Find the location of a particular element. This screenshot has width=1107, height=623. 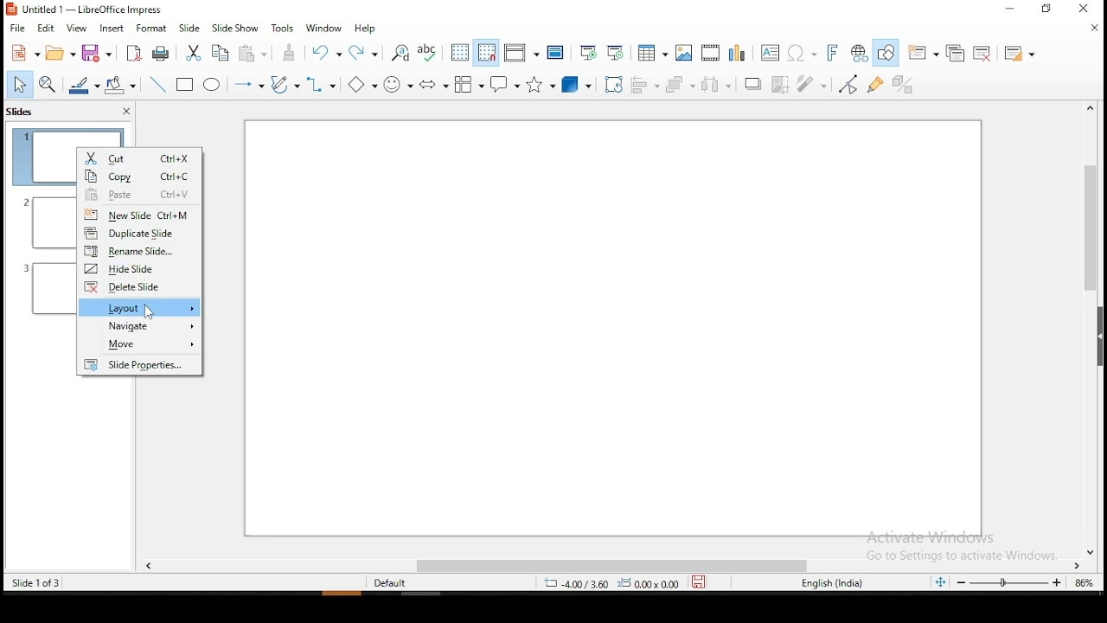

slide is located at coordinates (188, 29).